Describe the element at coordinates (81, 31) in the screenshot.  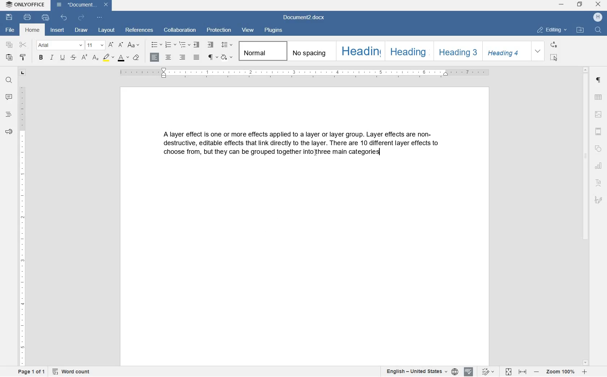
I see `draw` at that location.